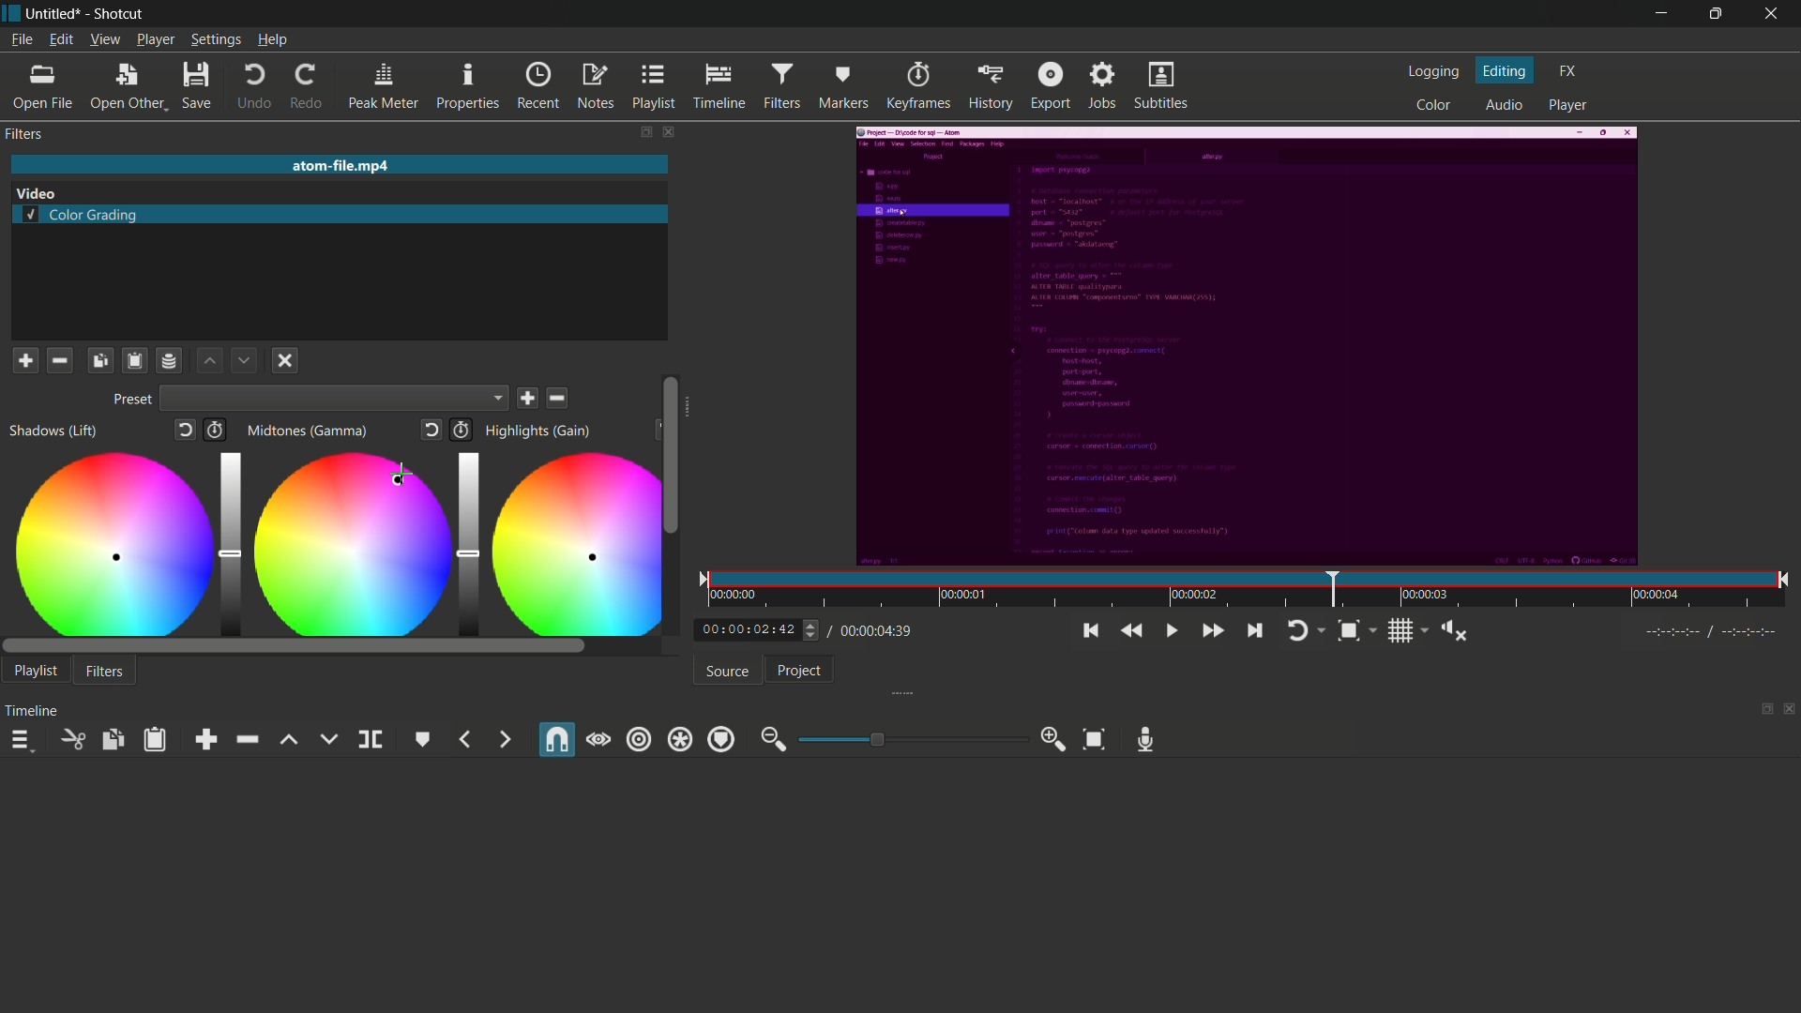 Image resolution: width=1801 pixels, height=1013 pixels. What do you see at coordinates (1408, 630) in the screenshot?
I see `toggle grid` at bounding box center [1408, 630].